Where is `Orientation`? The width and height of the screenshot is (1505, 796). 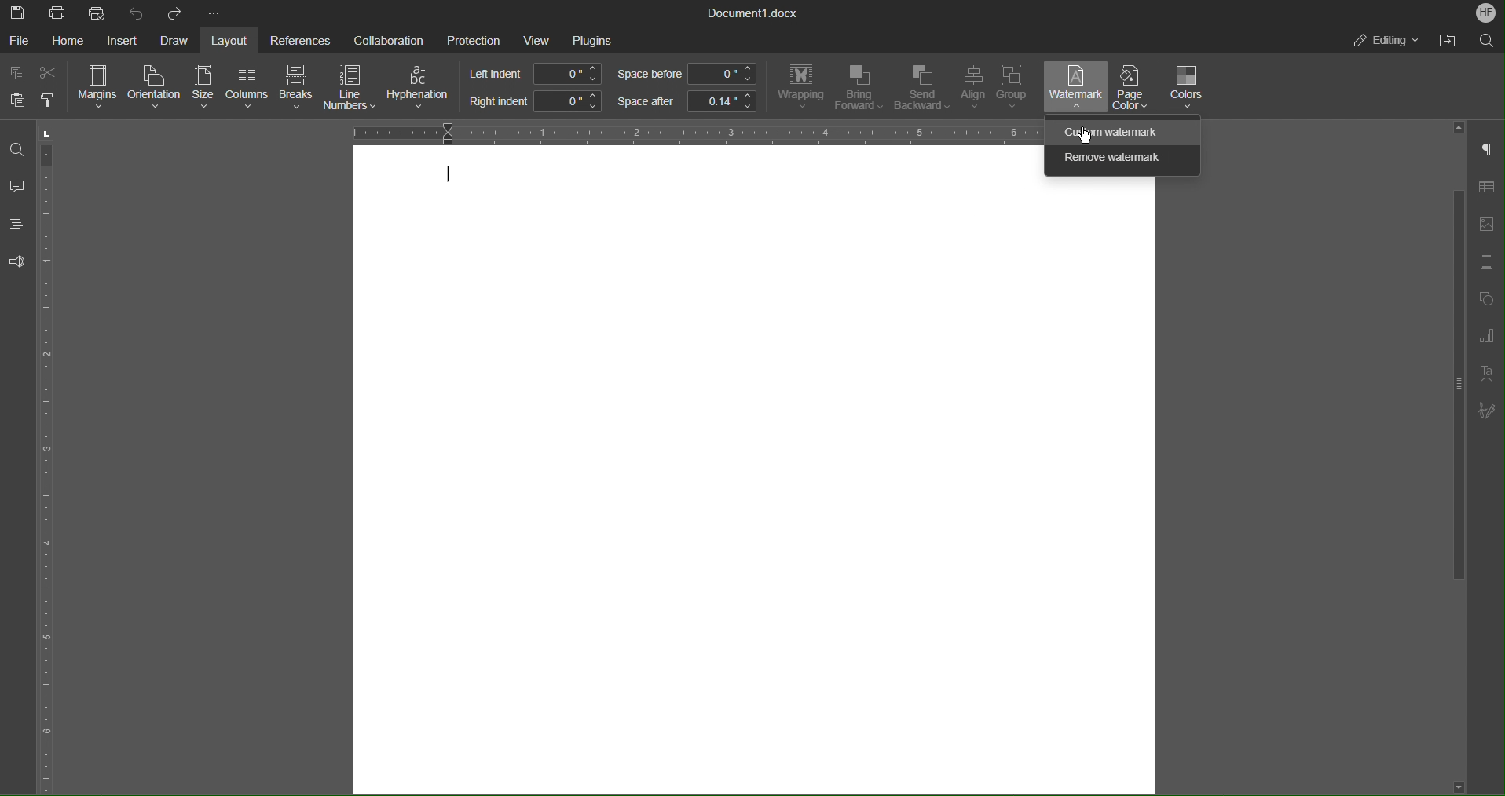
Orientation is located at coordinates (156, 88).